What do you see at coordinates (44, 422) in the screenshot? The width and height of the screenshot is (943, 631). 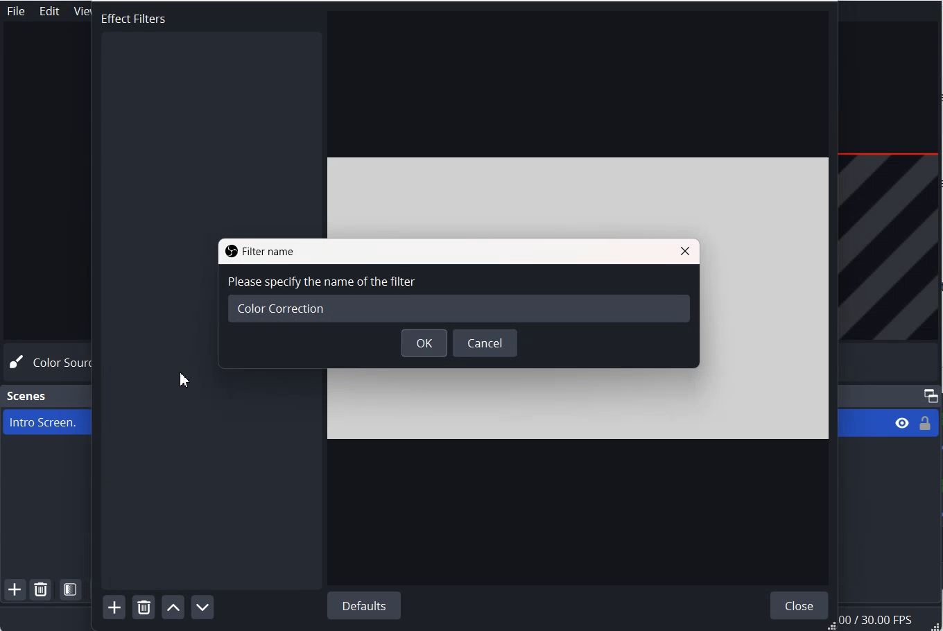 I see `Intro Screen ` at bounding box center [44, 422].